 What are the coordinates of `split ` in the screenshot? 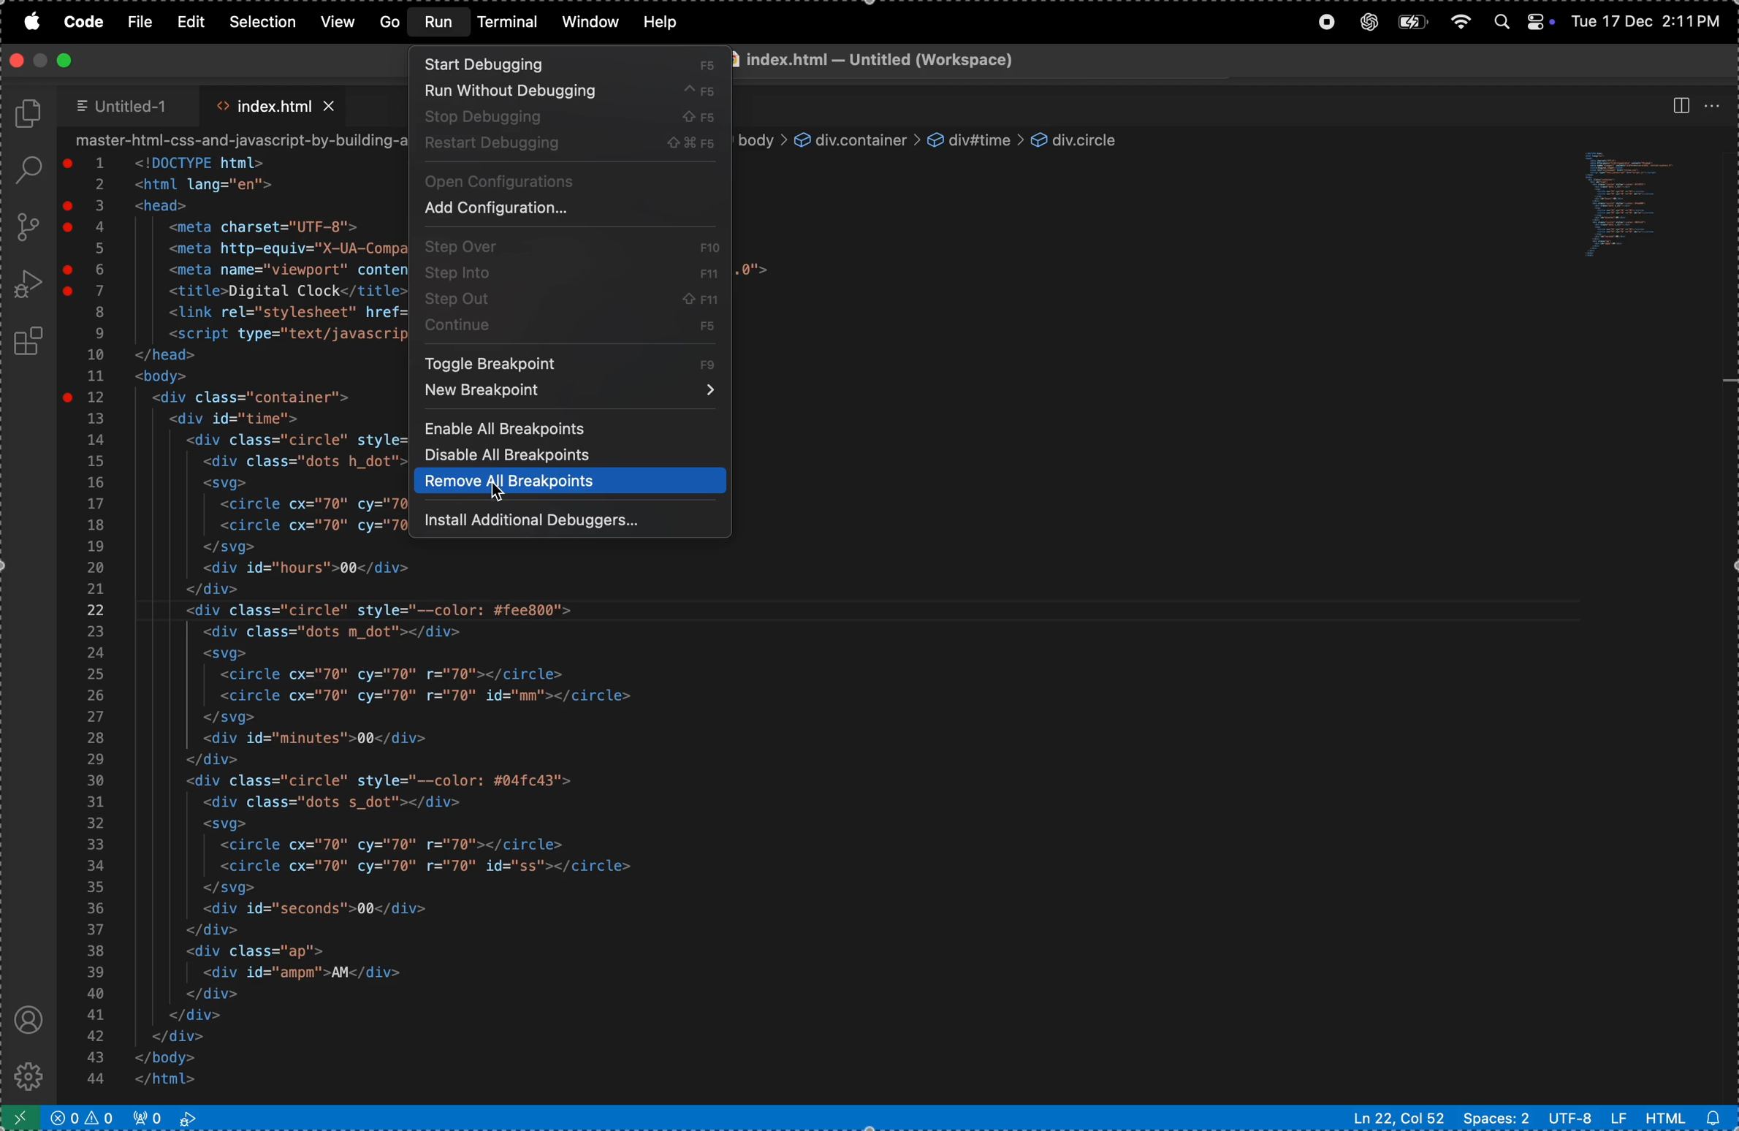 It's located at (1678, 105).